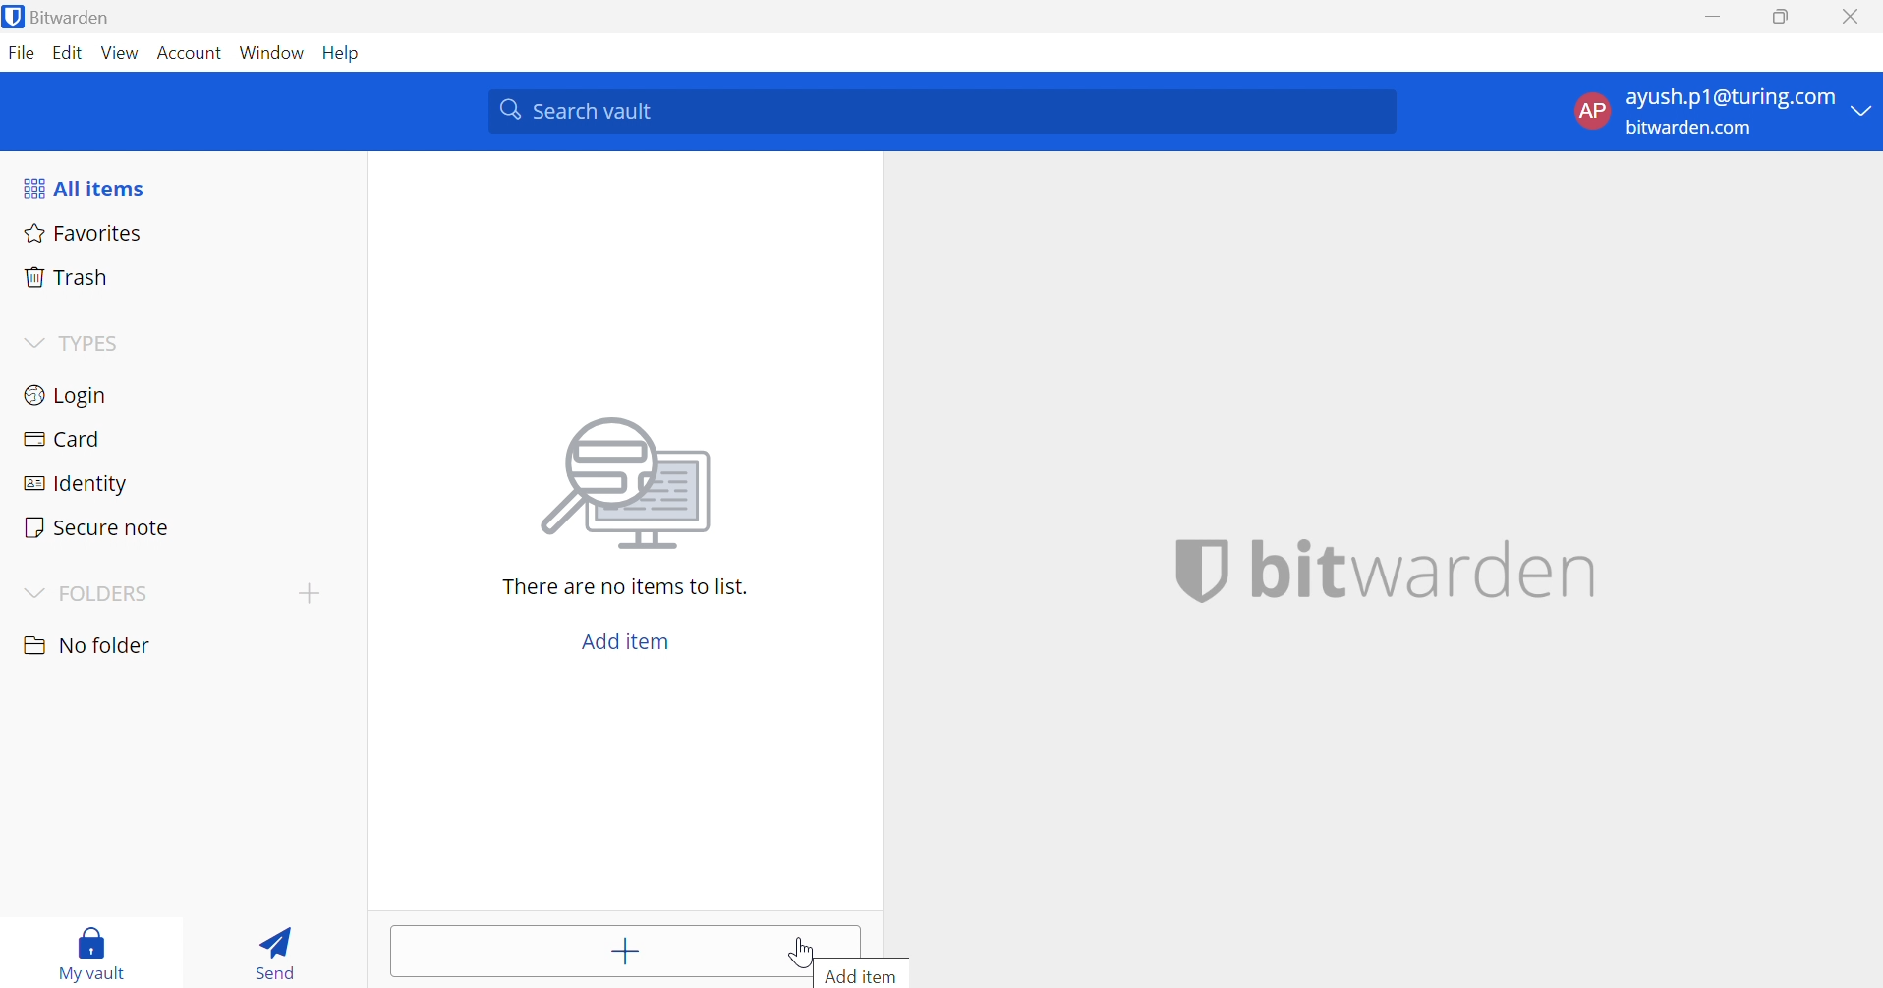 This screenshot has height=988, width=1883. What do you see at coordinates (624, 642) in the screenshot?
I see `Add item` at bounding box center [624, 642].